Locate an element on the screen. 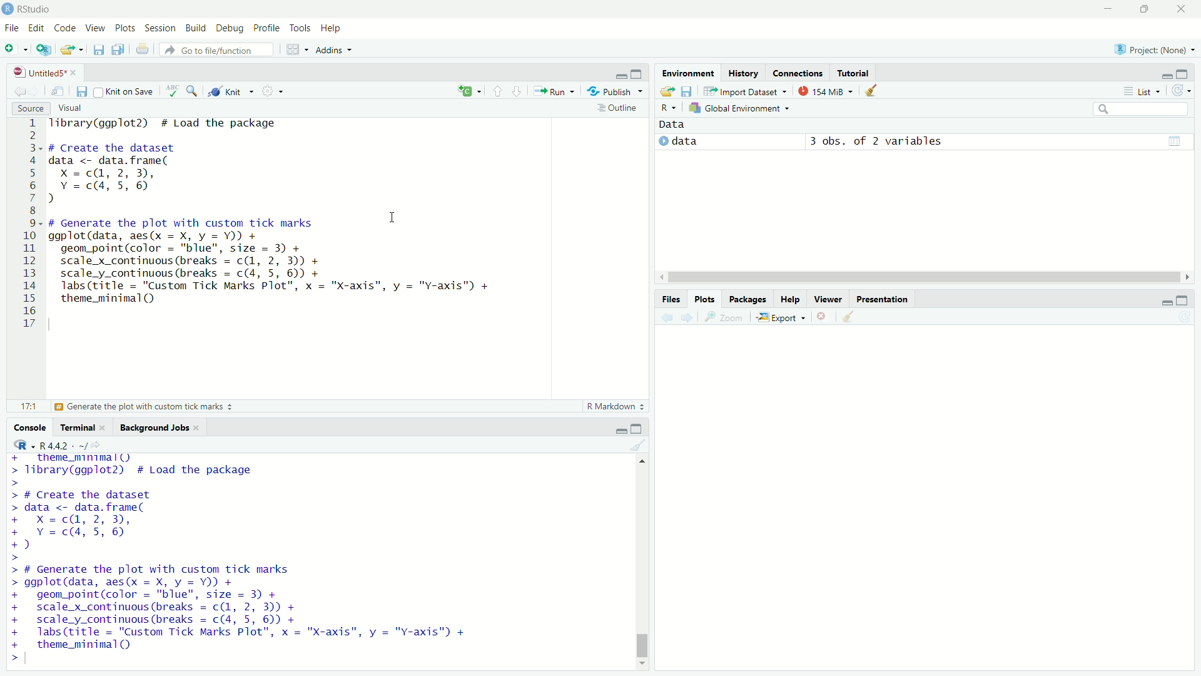 This screenshot has width=1201, height=676. save current document is located at coordinates (99, 49).